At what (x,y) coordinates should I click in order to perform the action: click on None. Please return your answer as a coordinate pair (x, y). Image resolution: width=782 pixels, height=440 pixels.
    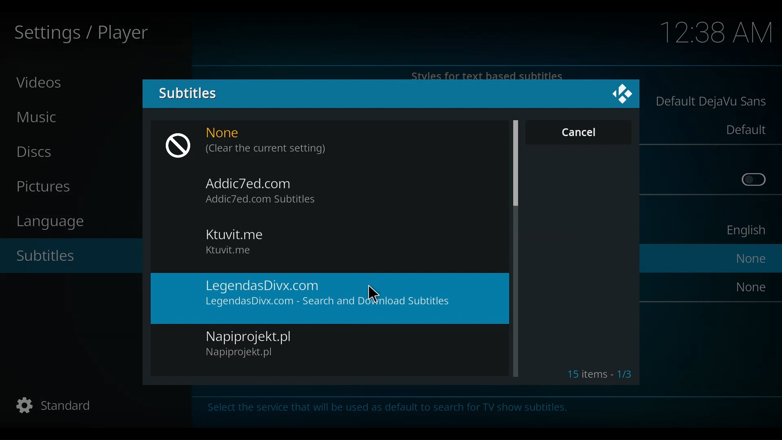
    Looking at the image, I should click on (752, 286).